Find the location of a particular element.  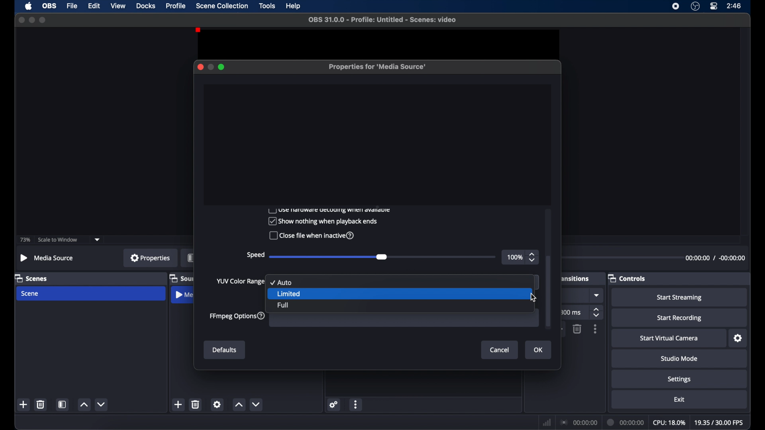

docks is located at coordinates (146, 6).